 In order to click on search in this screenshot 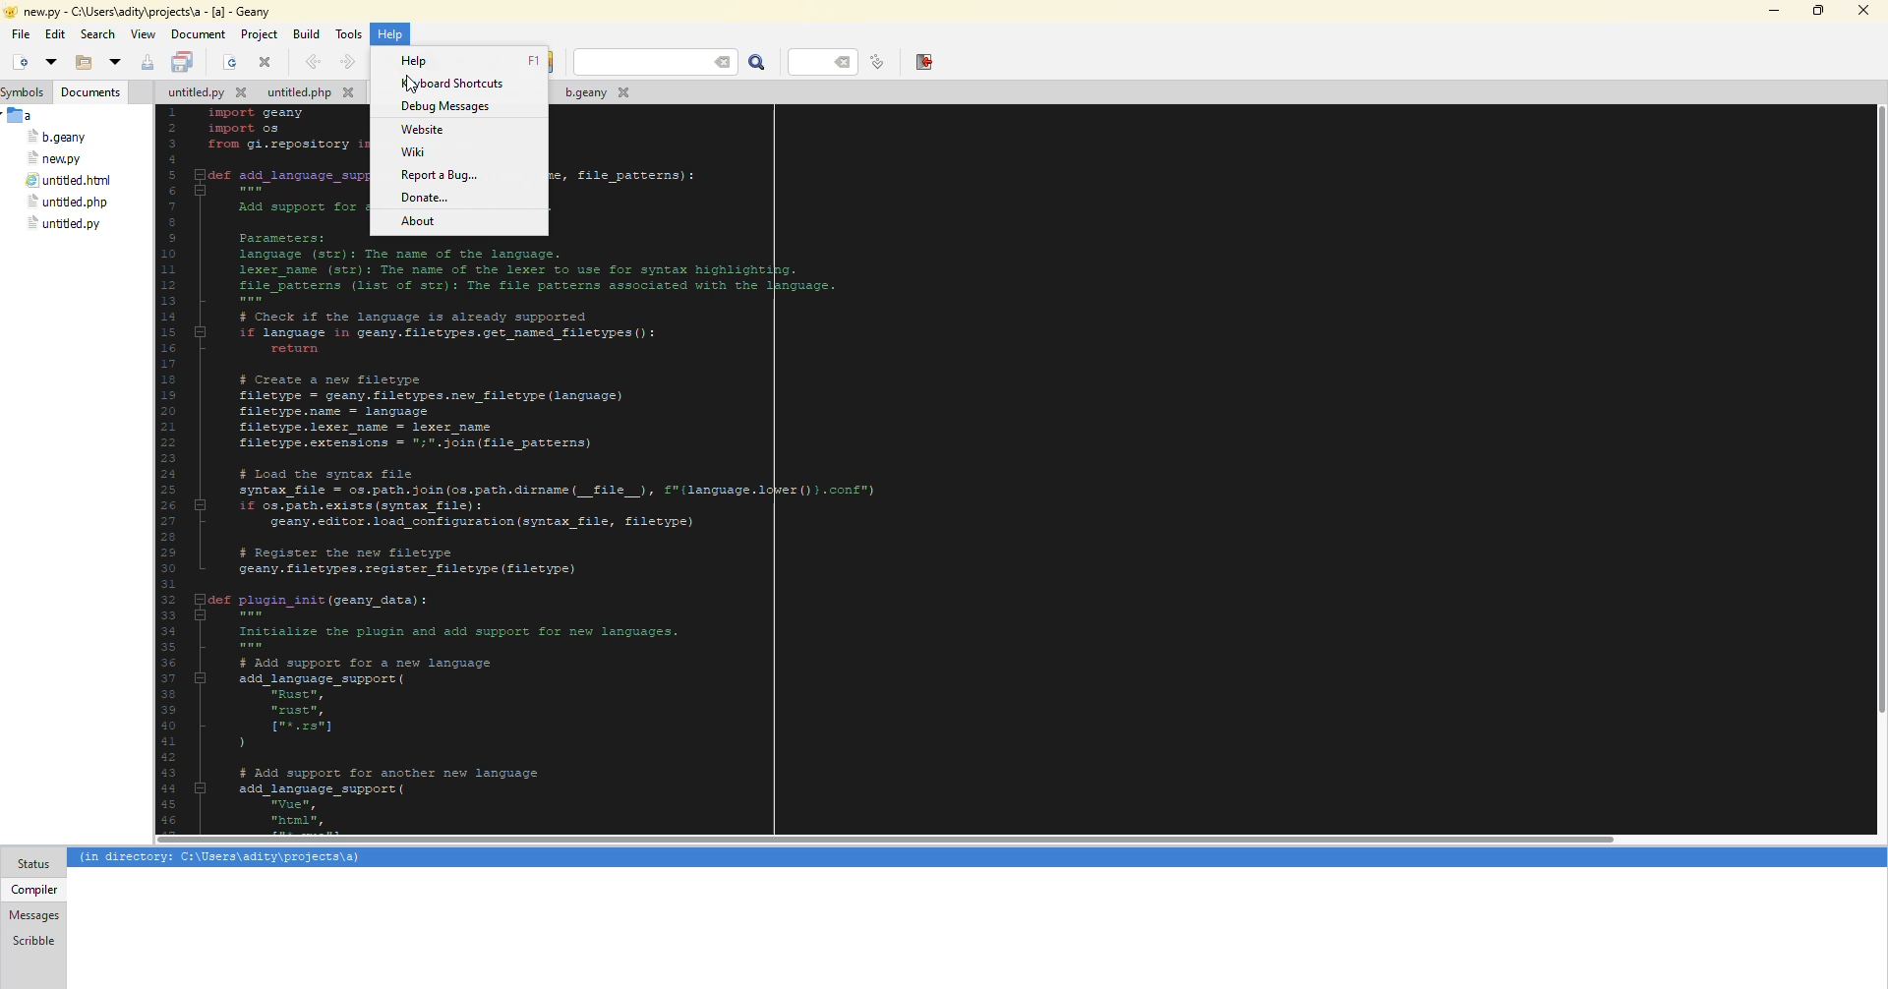, I will do `click(758, 63)`.